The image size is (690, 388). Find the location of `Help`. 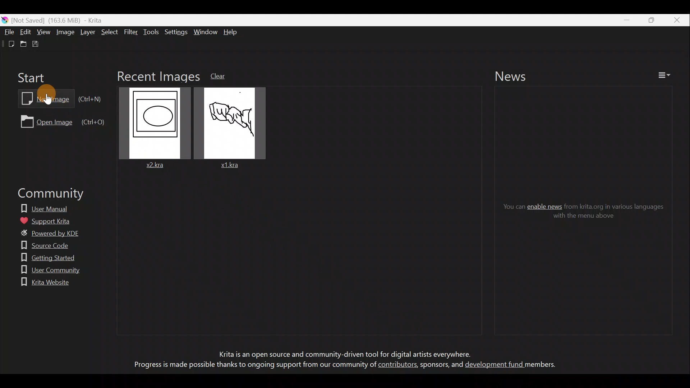

Help is located at coordinates (233, 32).